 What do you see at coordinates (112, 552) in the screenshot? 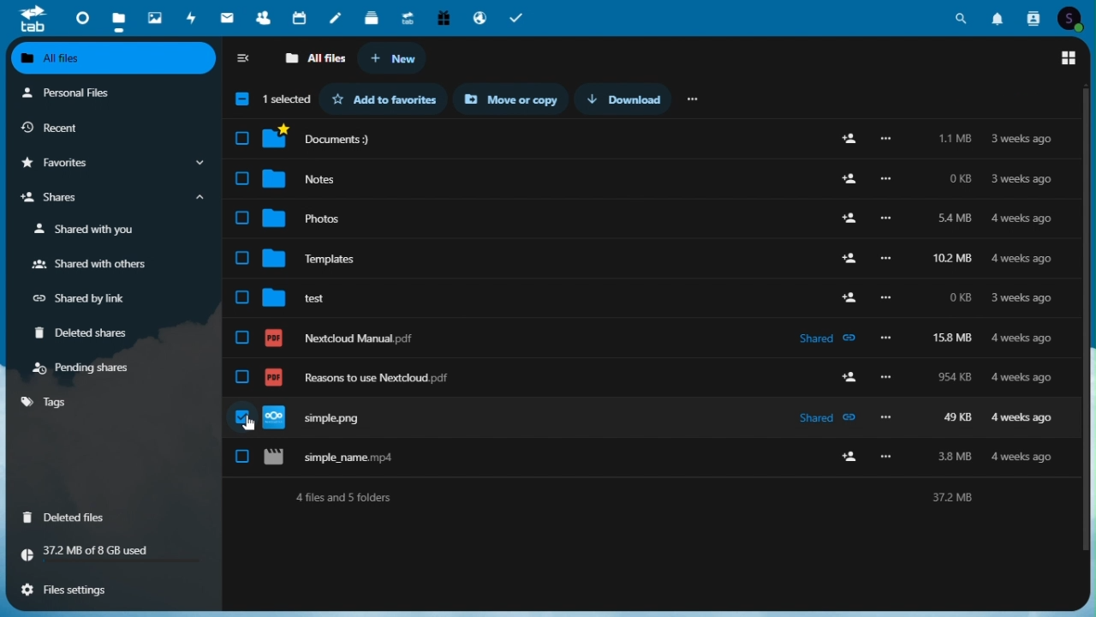
I see `37.2 MB of 8 GB Total` at bounding box center [112, 552].